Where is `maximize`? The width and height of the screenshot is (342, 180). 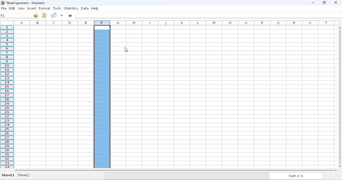
maximize is located at coordinates (324, 2).